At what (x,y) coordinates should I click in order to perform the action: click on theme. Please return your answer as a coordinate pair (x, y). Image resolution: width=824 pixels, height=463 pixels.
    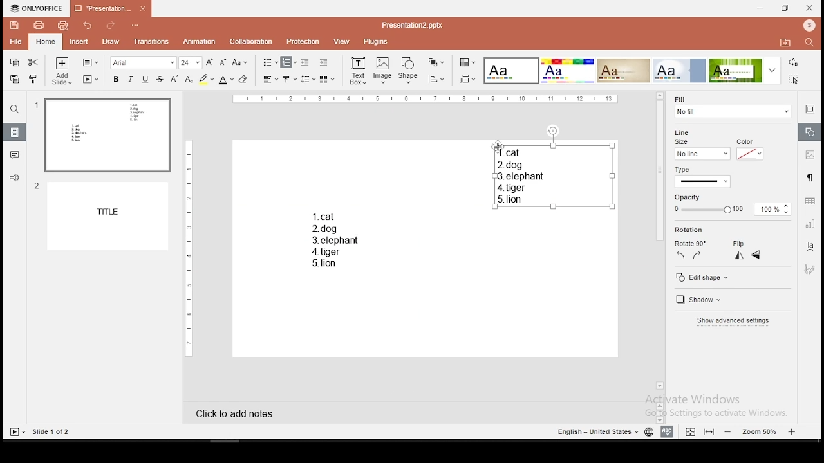
    Looking at the image, I should click on (567, 71).